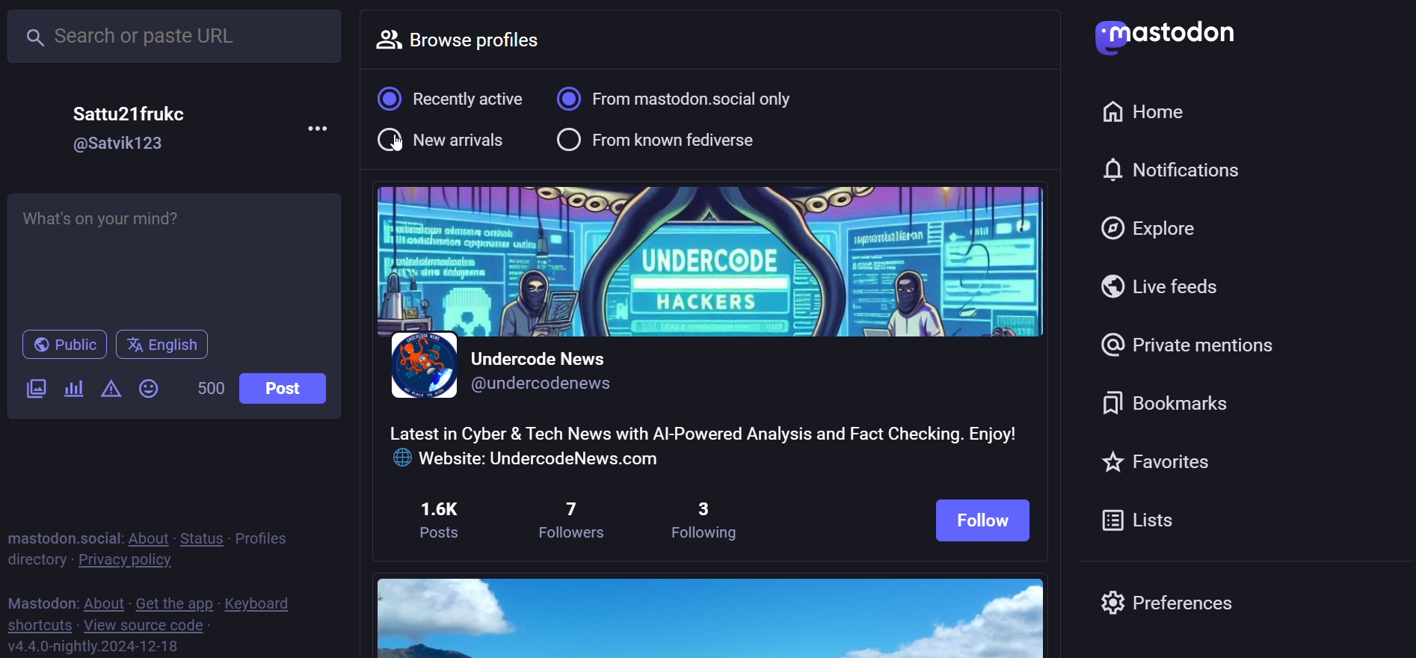 The image size is (1416, 658). What do you see at coordinates (1166, 289) in the screenshot?
I see `live feed` at bounding box center [1166, 289].